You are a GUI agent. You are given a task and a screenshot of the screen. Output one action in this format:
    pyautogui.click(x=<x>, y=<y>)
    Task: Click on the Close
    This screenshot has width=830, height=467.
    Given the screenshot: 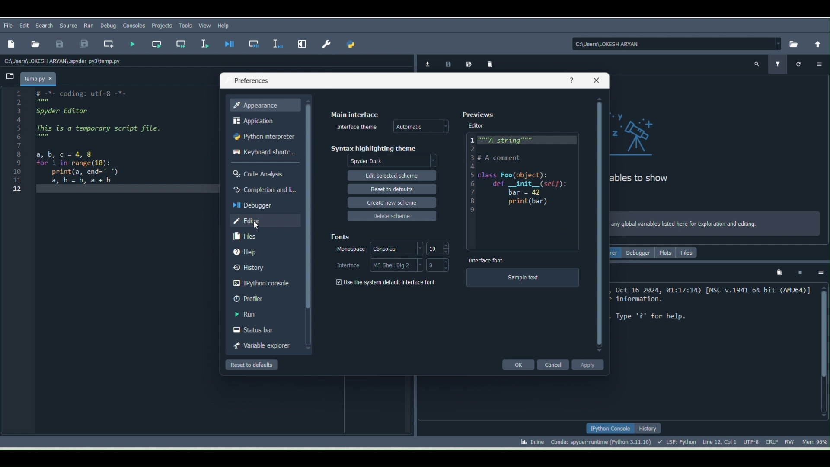 What is the action you would take?
    pyautogui.click(x=596, y=81)
    